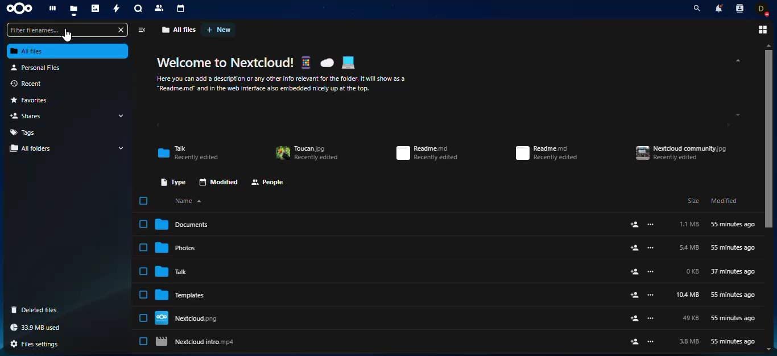 This screenshot has height=356, width=777. What do you see at coordinates (143, 341) in the screenshot?
I see `Click to select` at bounding box center [143, 341].